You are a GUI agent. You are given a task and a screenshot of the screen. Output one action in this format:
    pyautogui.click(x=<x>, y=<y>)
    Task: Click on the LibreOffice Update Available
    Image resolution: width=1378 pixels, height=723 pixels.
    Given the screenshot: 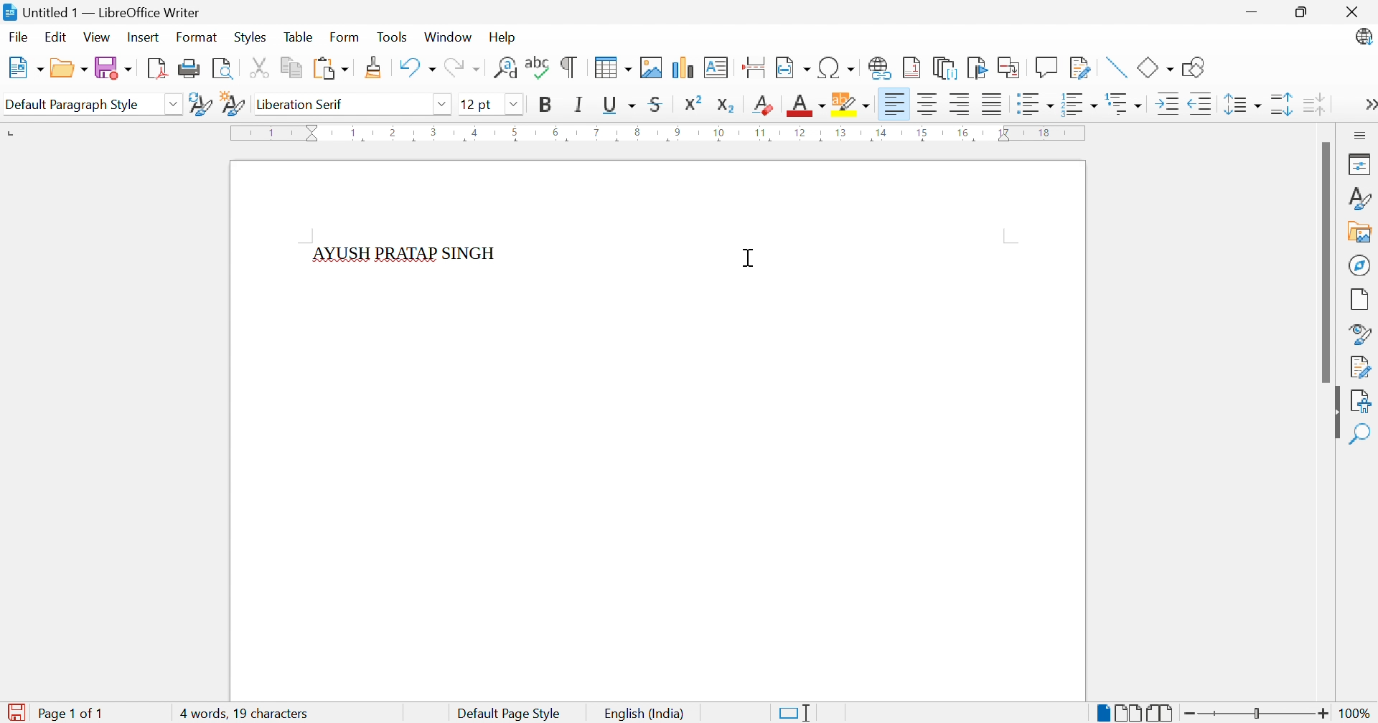 What is the action you would take?
    pyautogui.click(x=1364, y=38)
    